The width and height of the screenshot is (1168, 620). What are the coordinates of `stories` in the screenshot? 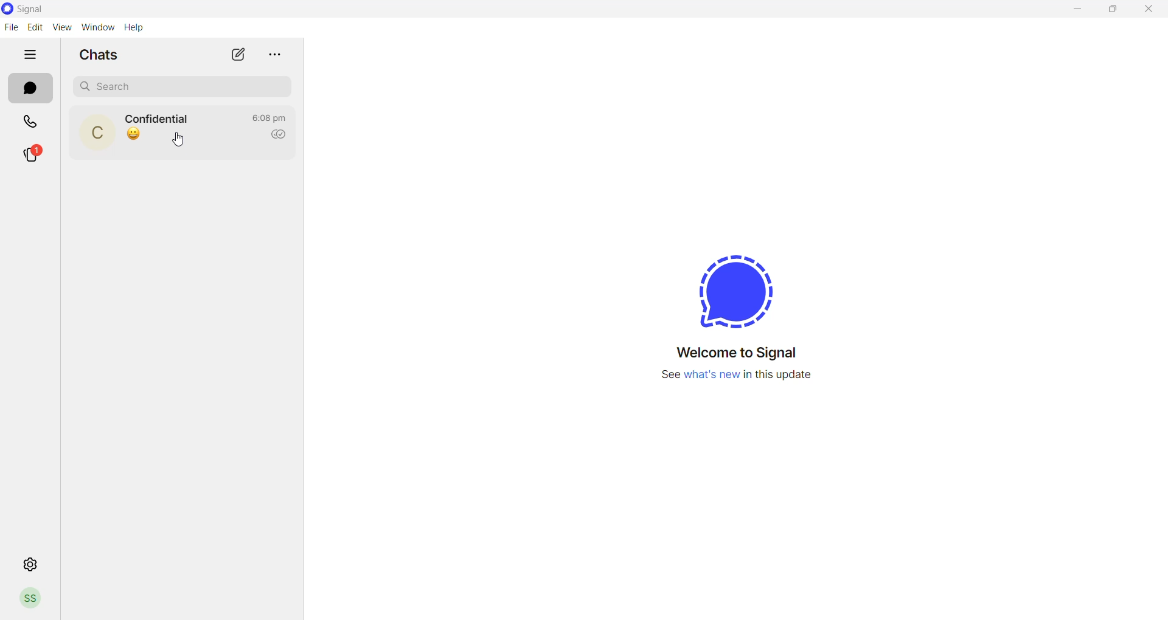 It's located at (34, 153).